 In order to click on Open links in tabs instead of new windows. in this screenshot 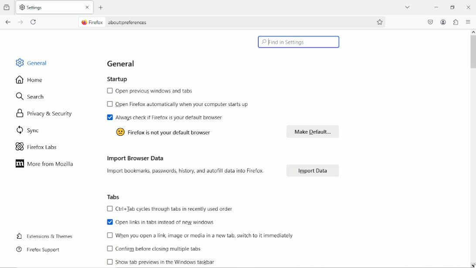, I will do `click(161, 222)`.